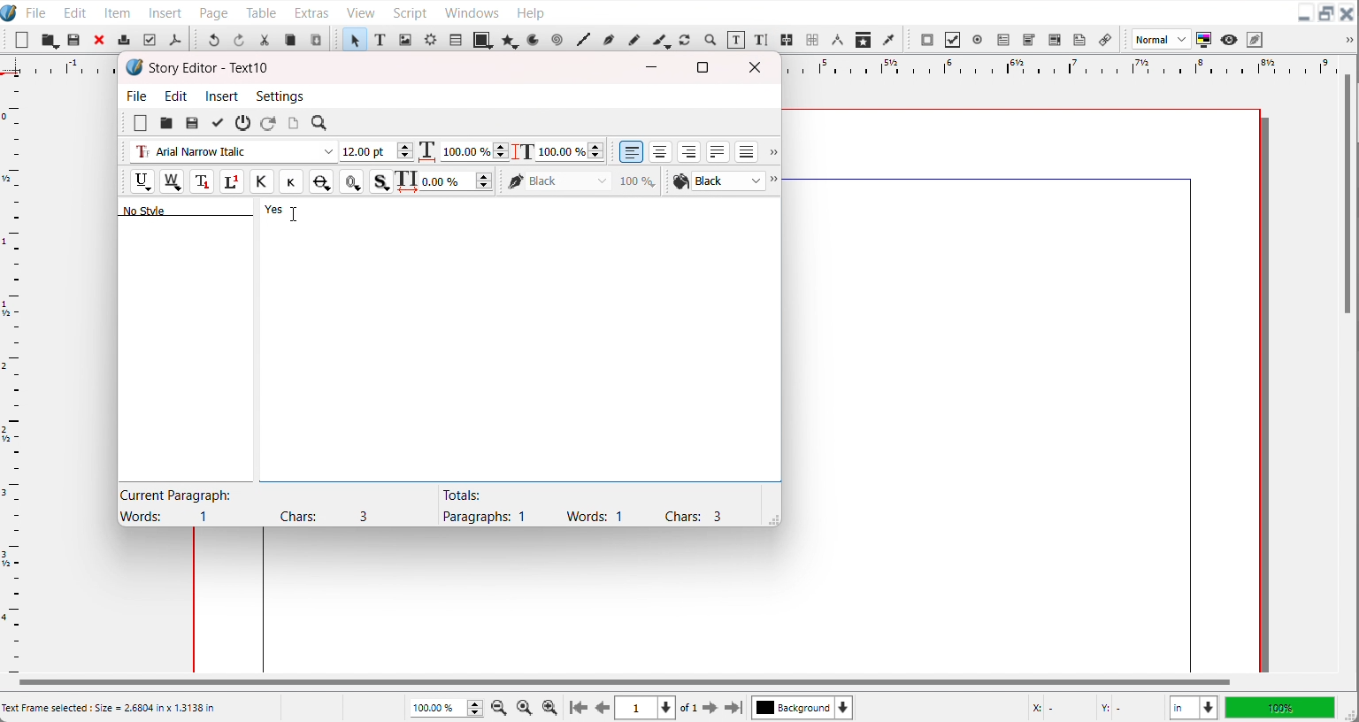  What do you see at coordinates (36, 12) in the screenshot?
I see `File` at bounding box center [36, 12].